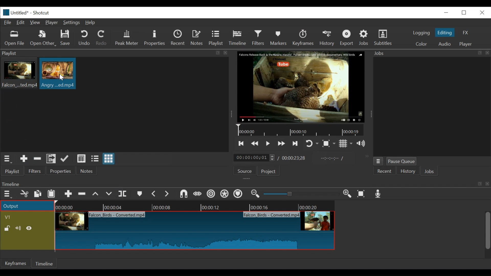 The width and height of the screenshot is (491, 276). Describe the element at coordinates (87, 171) in the screenshot. I see `Notes` at that location.